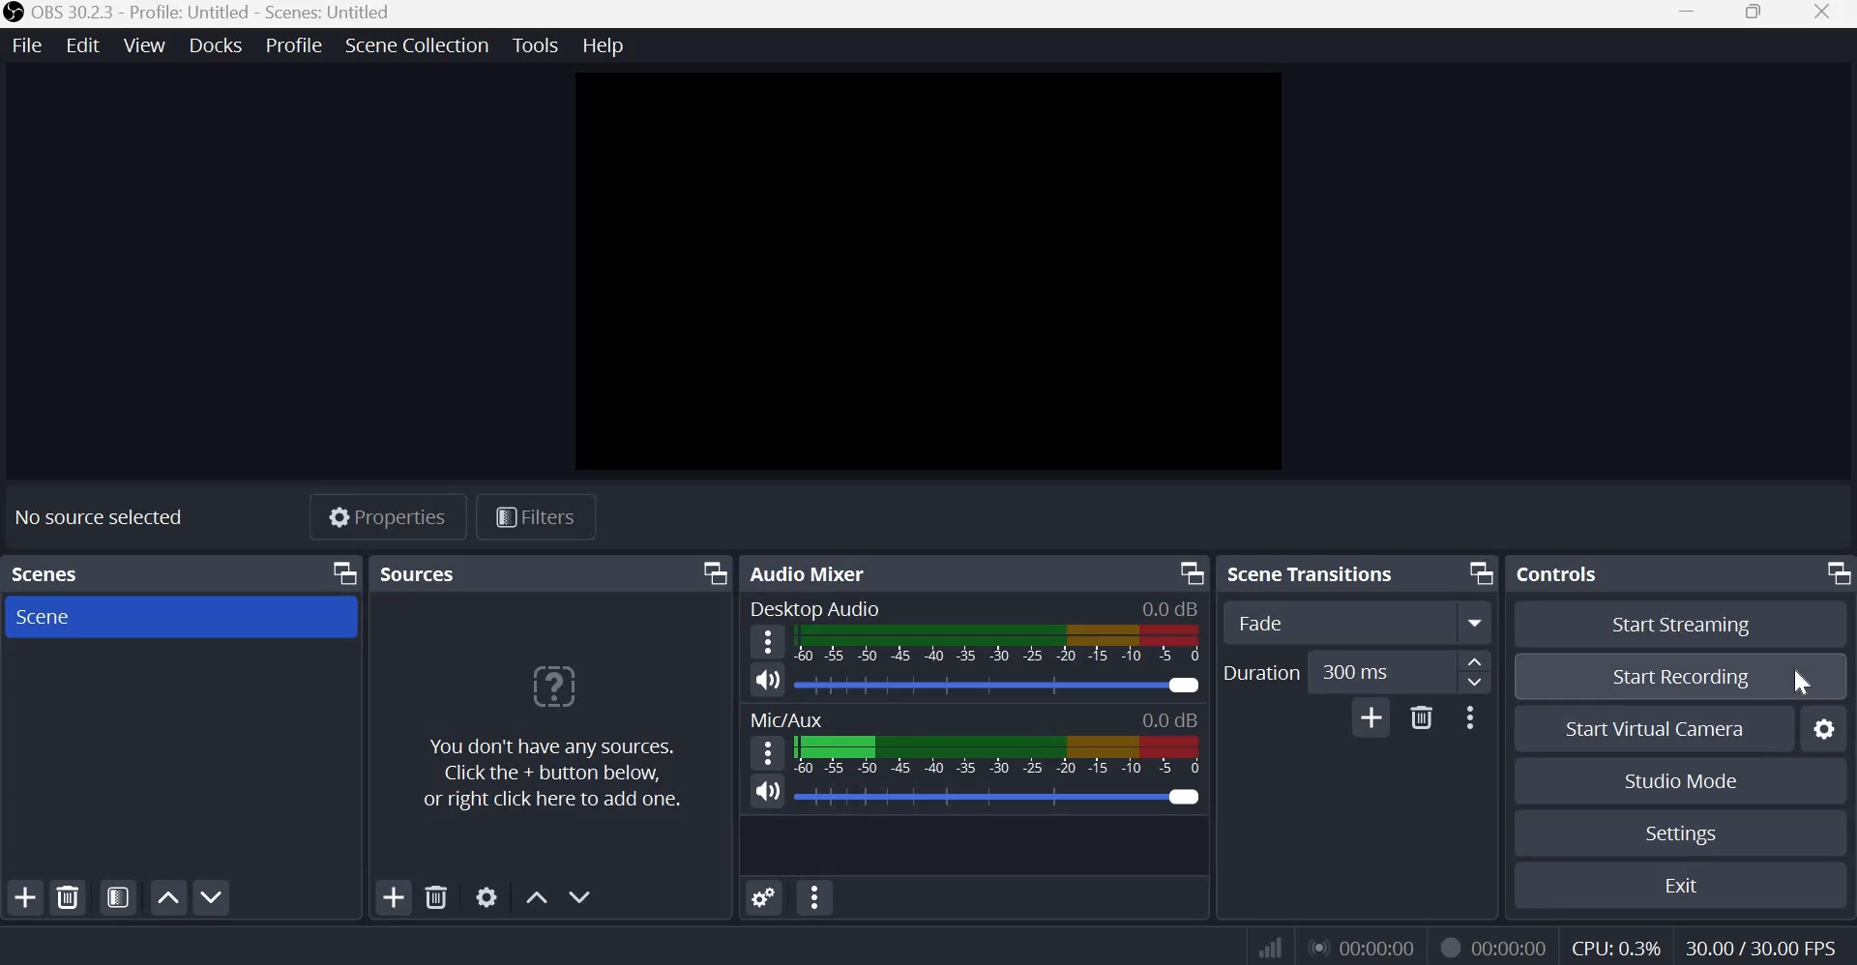 The image size is (1857, 965). I want to click on Recording Status Icon, so click(1448, 945).